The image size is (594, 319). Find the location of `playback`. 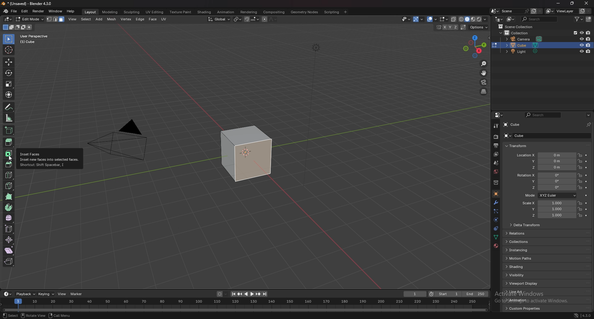

playback is located at coordinates (26, 294).